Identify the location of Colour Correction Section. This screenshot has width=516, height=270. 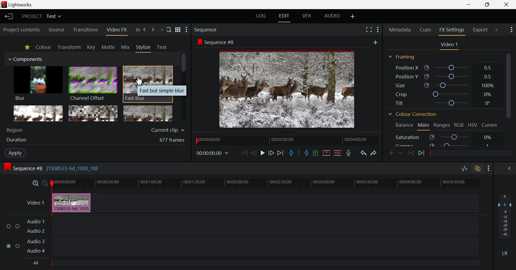
(413, 114).